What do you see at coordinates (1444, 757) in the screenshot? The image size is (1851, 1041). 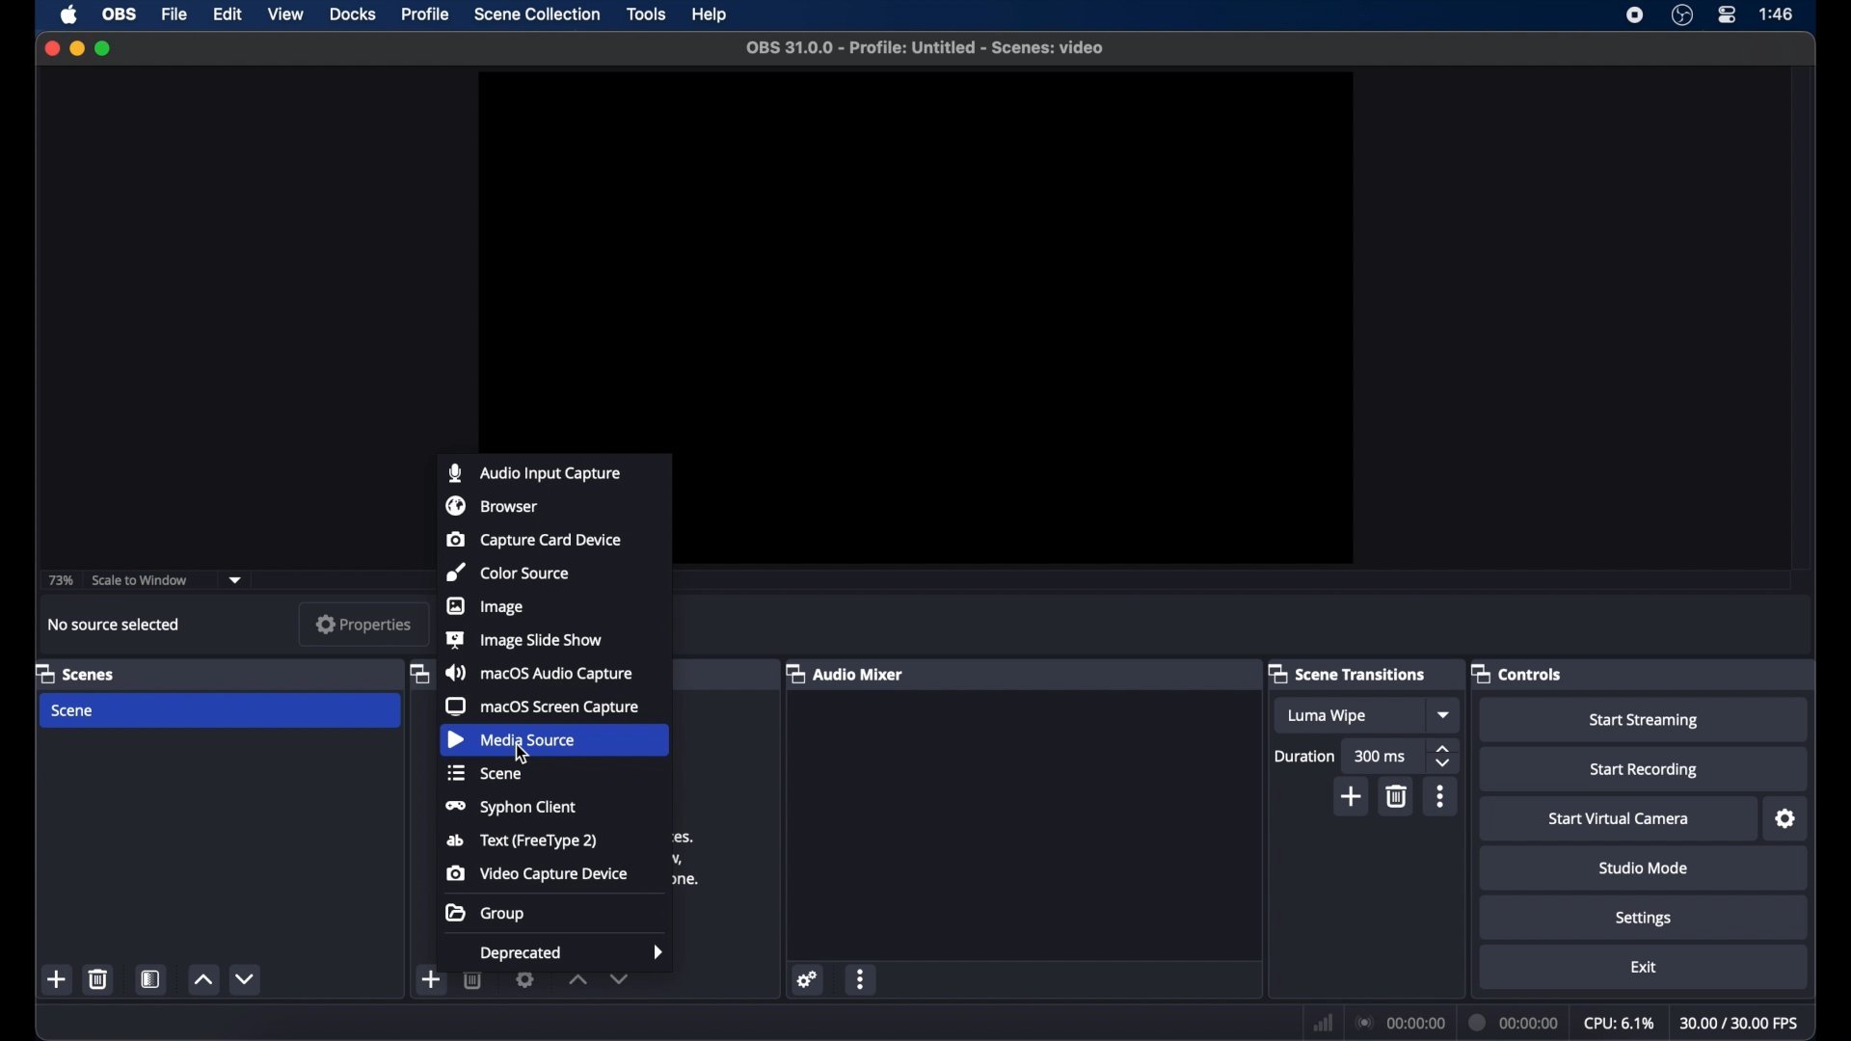 I see `stepper buttons` at bounding box center [1444, 757].